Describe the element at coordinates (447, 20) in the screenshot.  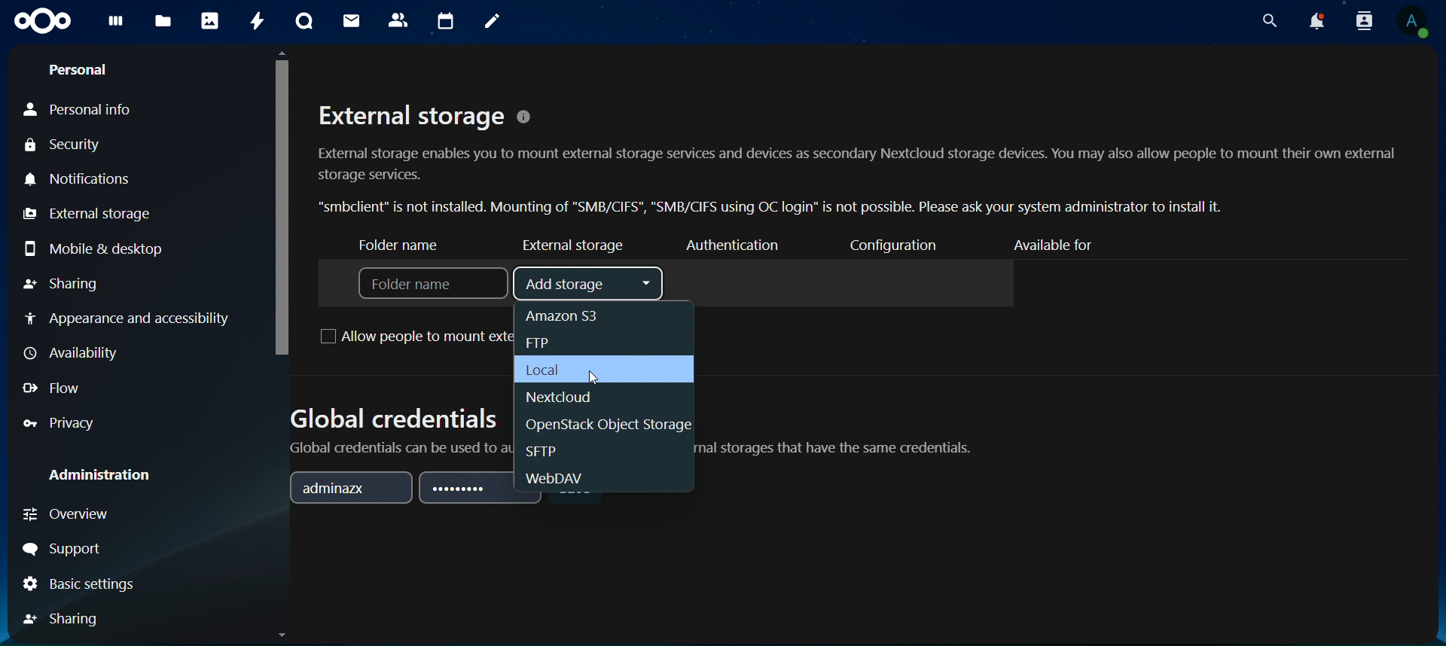
I see `calendar` at that location.